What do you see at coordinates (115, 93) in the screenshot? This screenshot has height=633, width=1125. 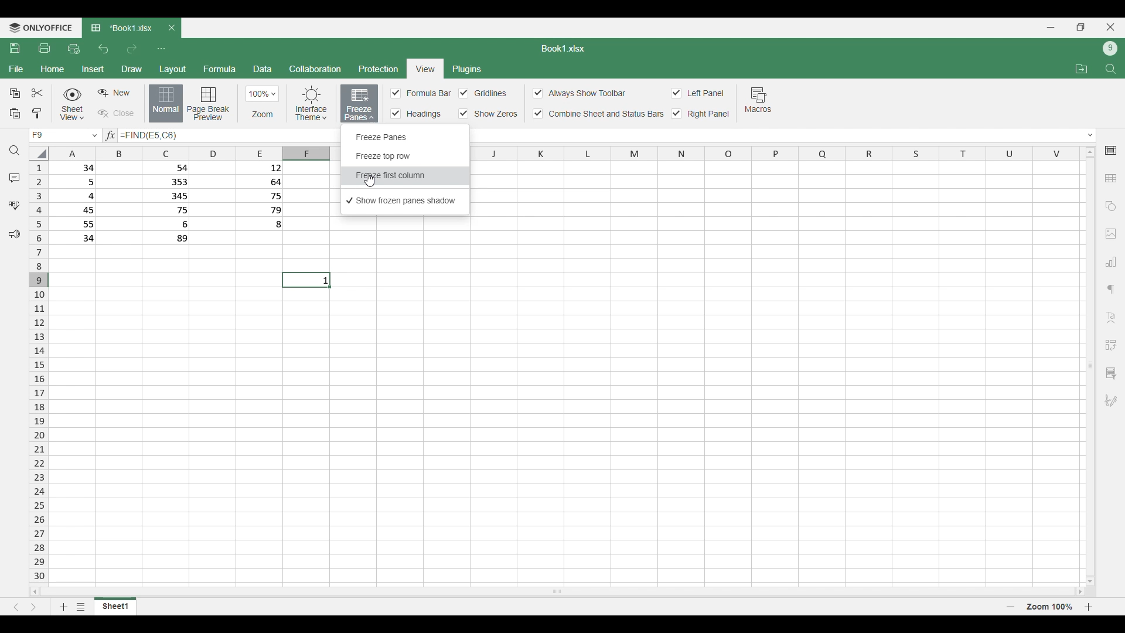 I see `Create sheet view` at bounding box center [115, 93].